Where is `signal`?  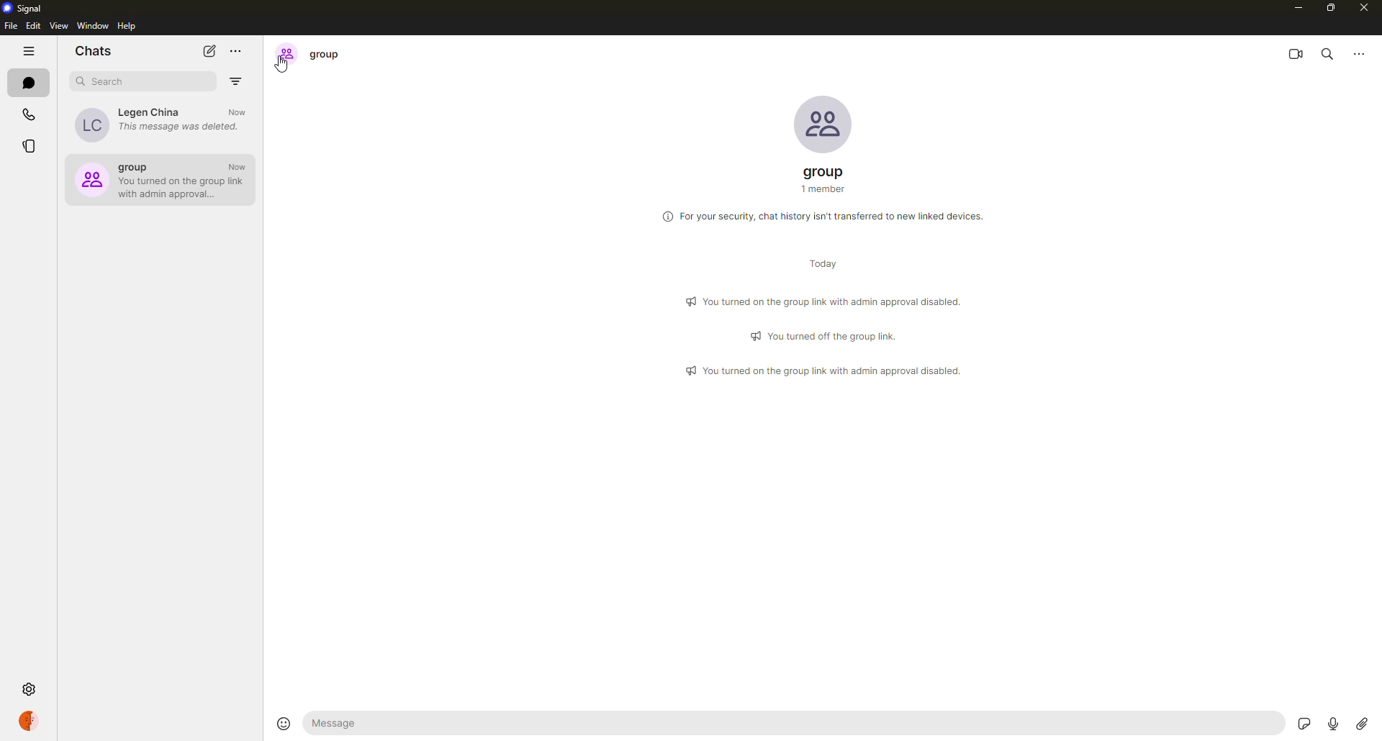 signal is located at coordinates (27, 9).